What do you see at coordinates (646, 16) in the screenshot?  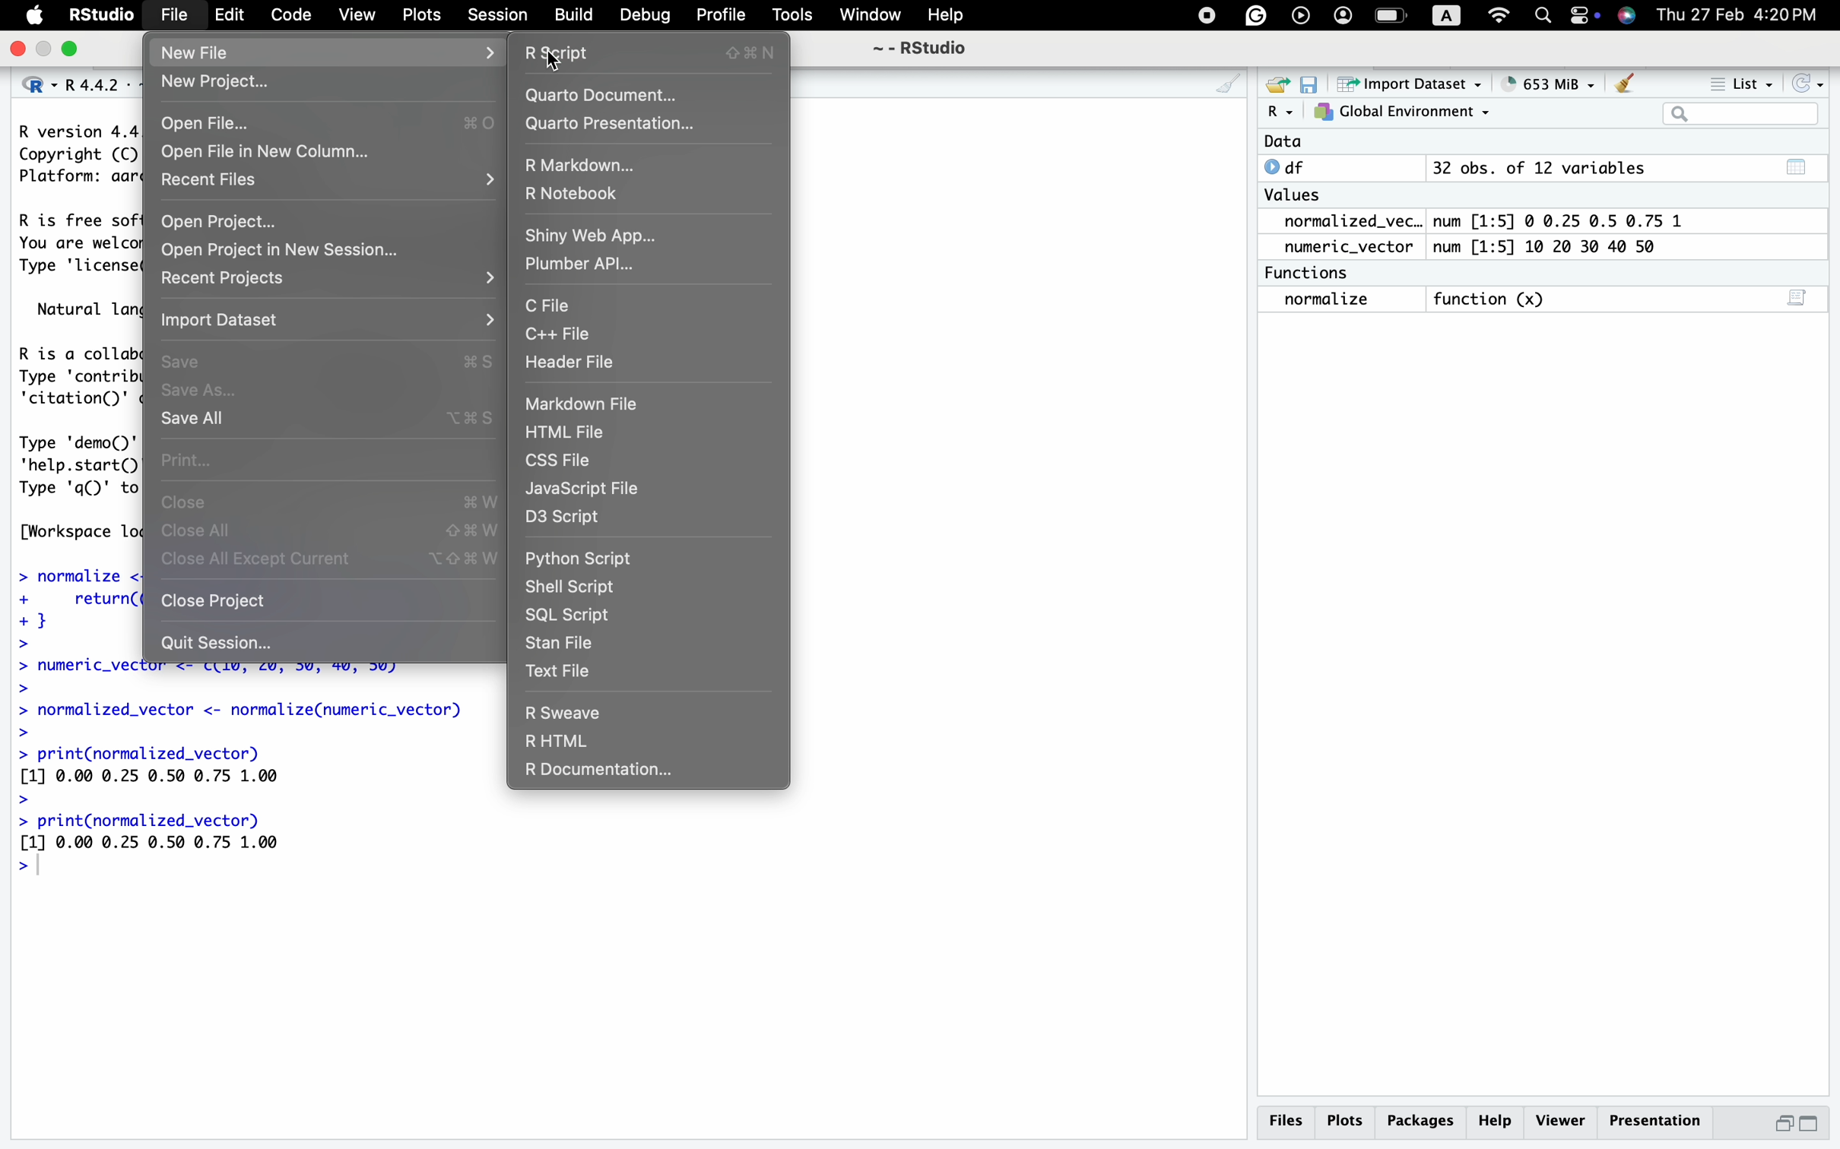 I see `Debug` at bounding box center [646, 16].